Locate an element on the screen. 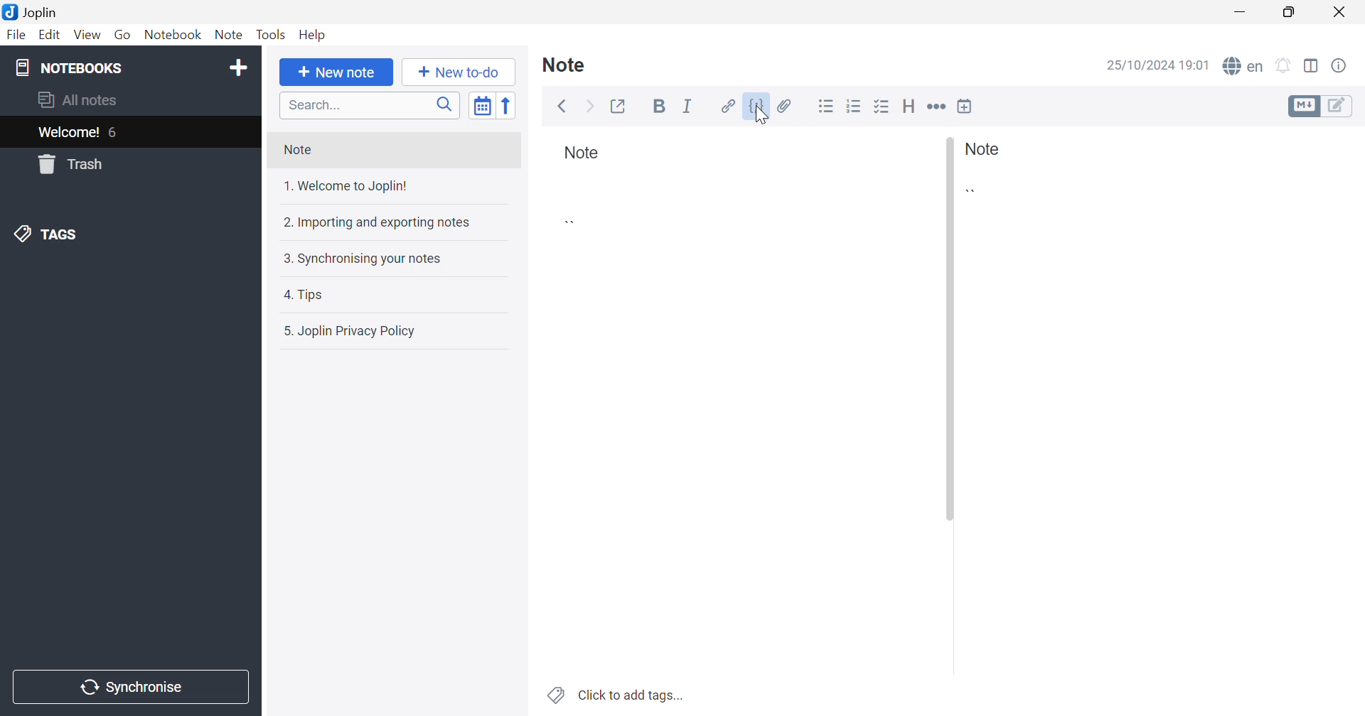 Image resolution: width=1365 pixels, height=716 pixels. + New Note is located at coordinates (338, 73).